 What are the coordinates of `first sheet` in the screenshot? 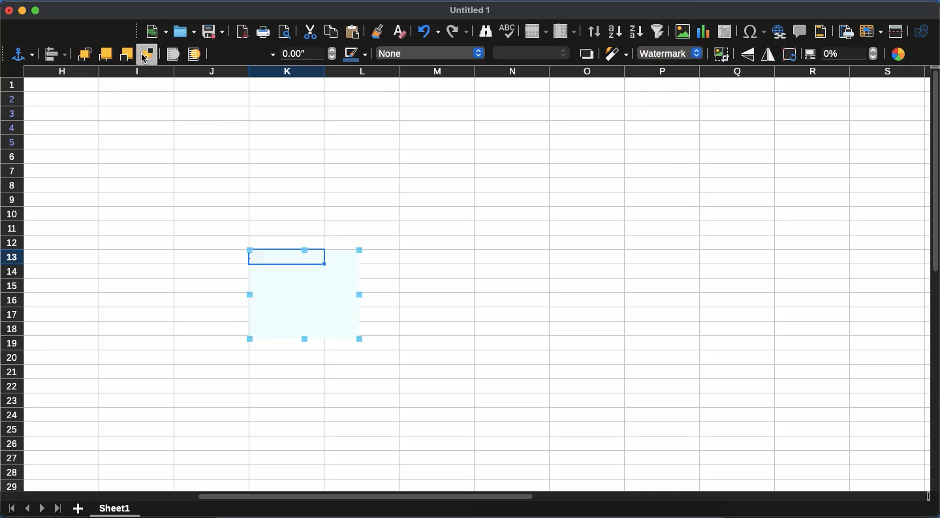 It's located at (11, 511).